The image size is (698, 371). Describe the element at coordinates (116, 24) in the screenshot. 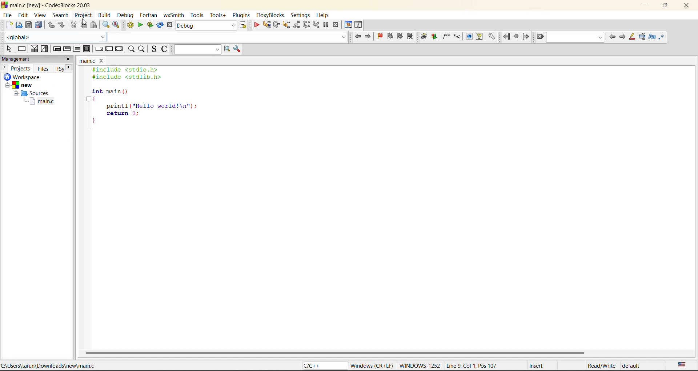

I see `replace` at that location.